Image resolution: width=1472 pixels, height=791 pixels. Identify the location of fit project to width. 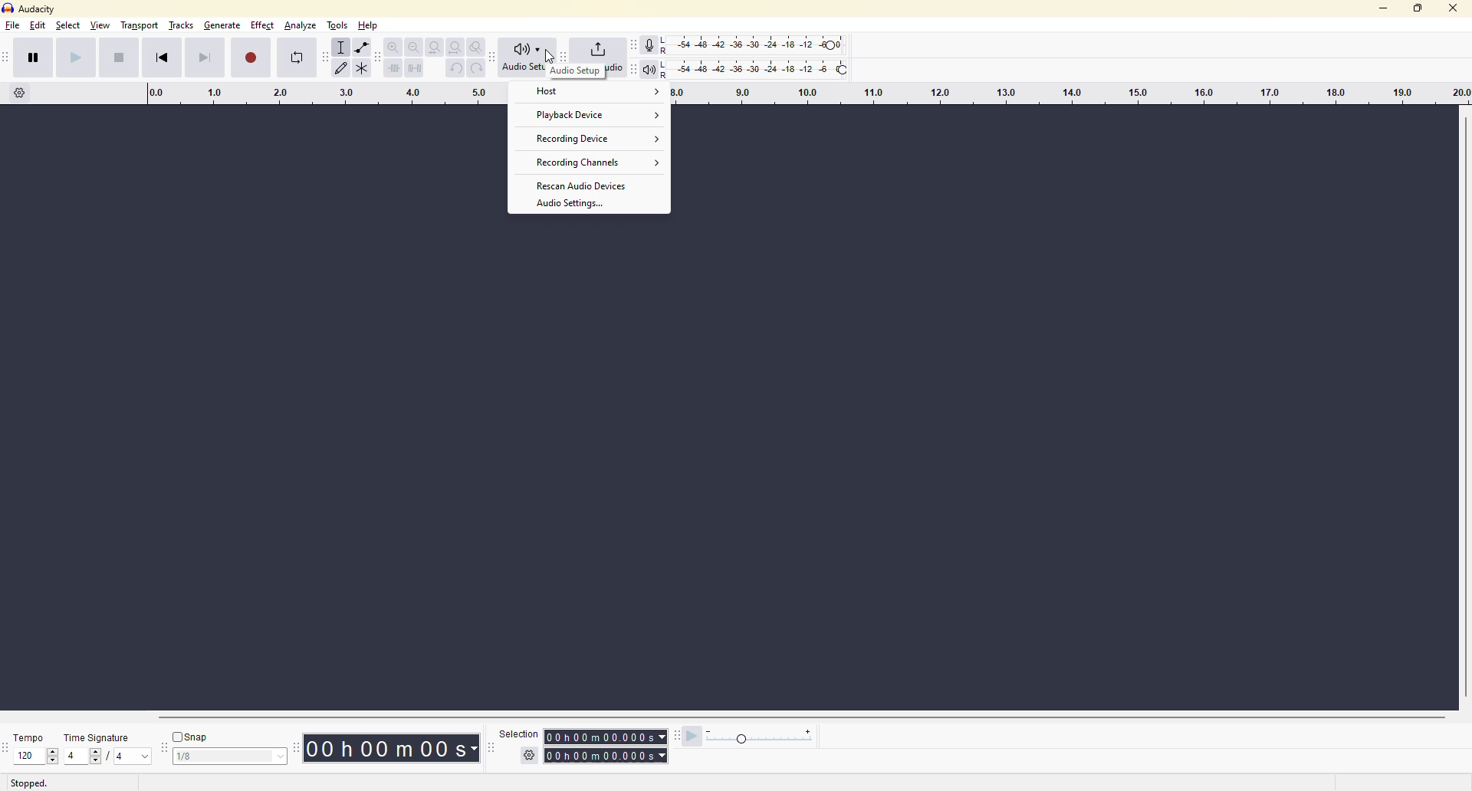
(455, 48).